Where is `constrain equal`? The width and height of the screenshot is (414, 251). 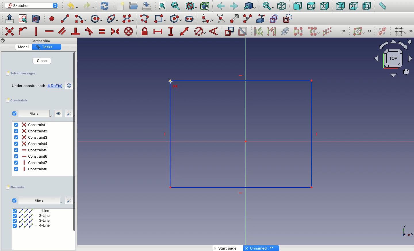
constrain equal is located at coordinates (102, 31).